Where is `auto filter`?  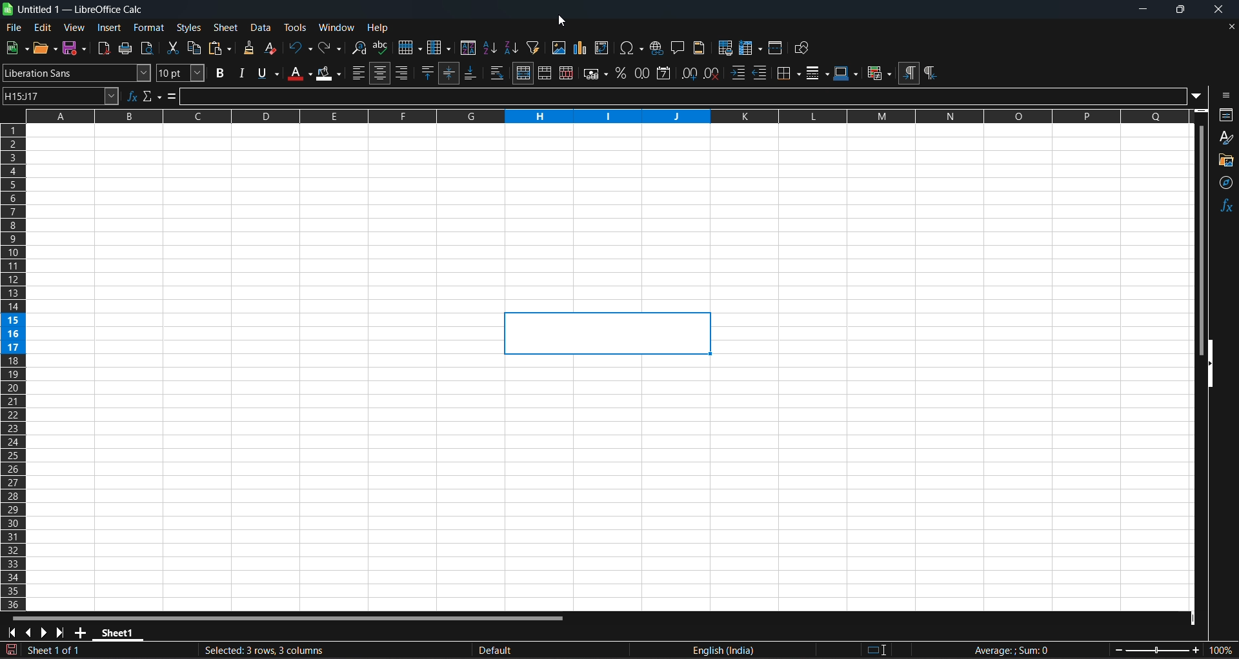 auto filter is located at coordinates (535, 46).